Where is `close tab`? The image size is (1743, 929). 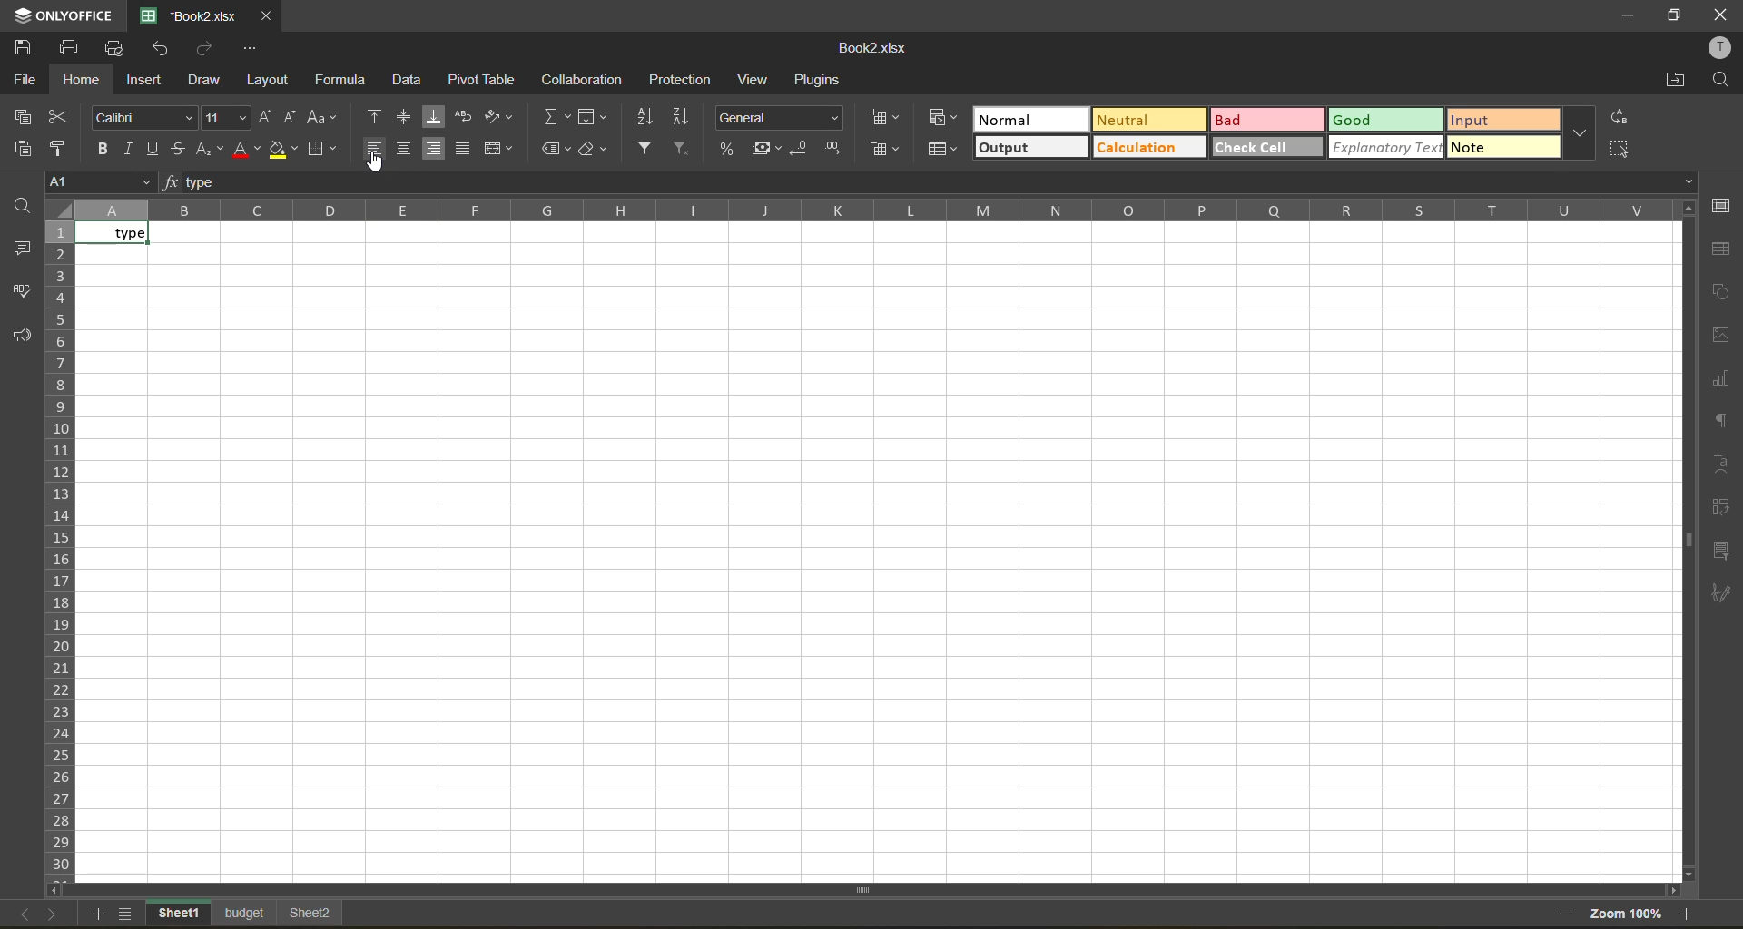
close tab is located at coordinates (267, 14).